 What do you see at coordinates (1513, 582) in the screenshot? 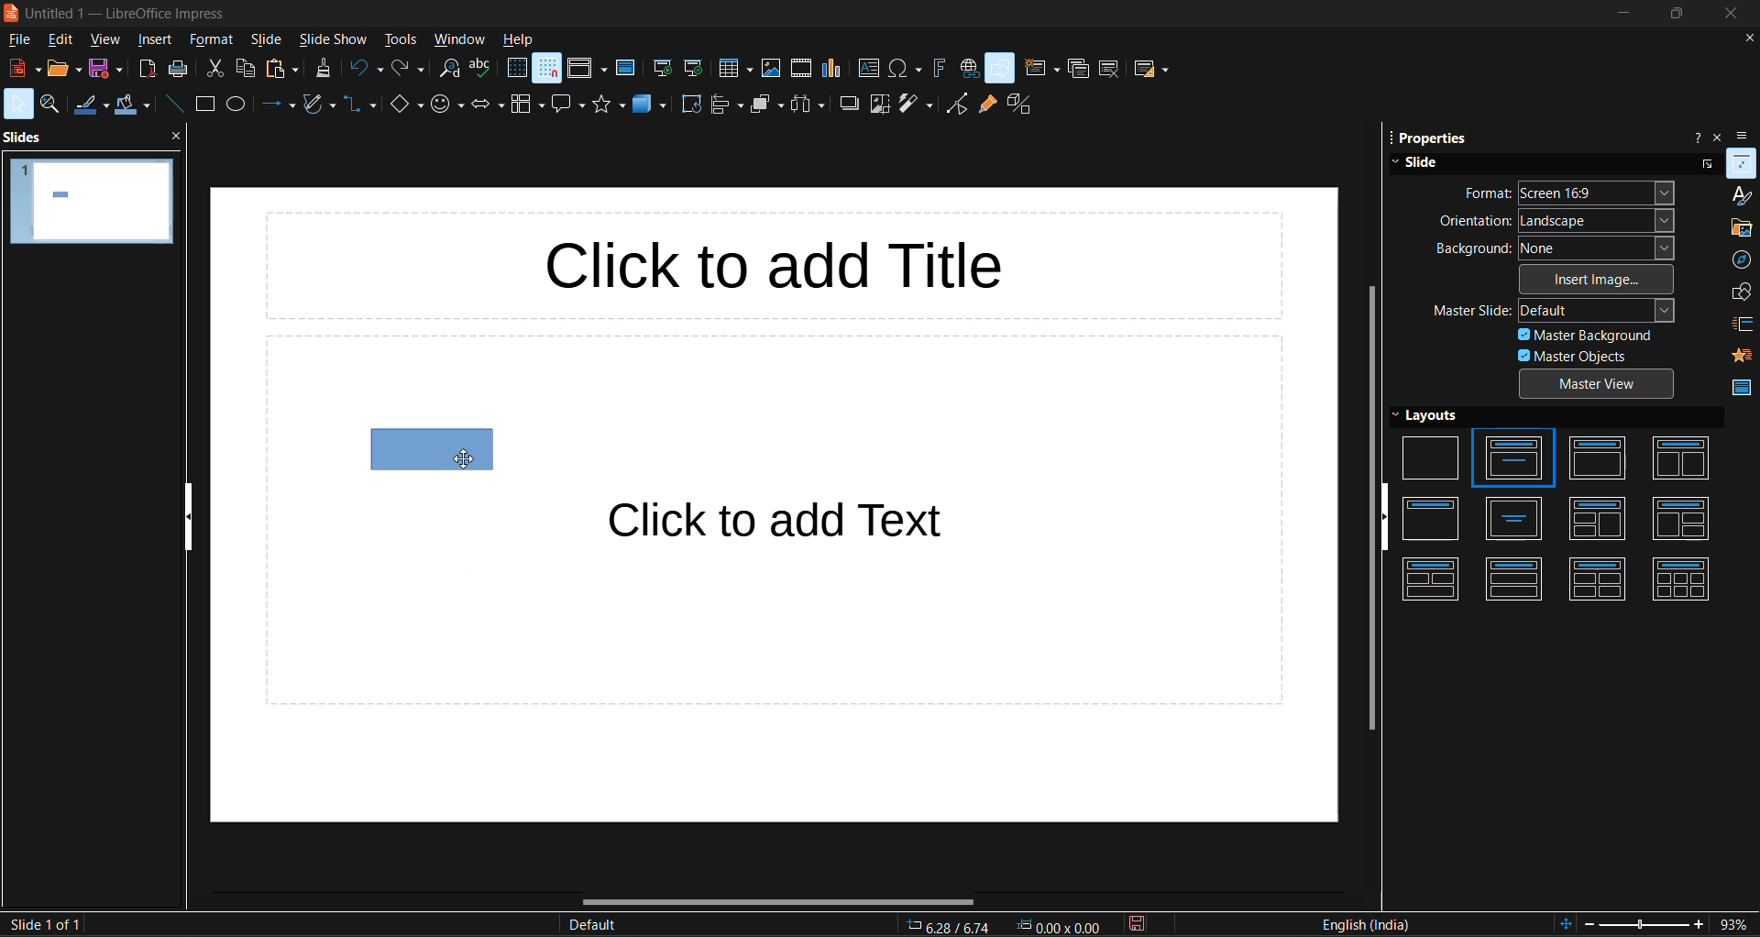
I see `title content over content` at bounding box center [1513, 582].